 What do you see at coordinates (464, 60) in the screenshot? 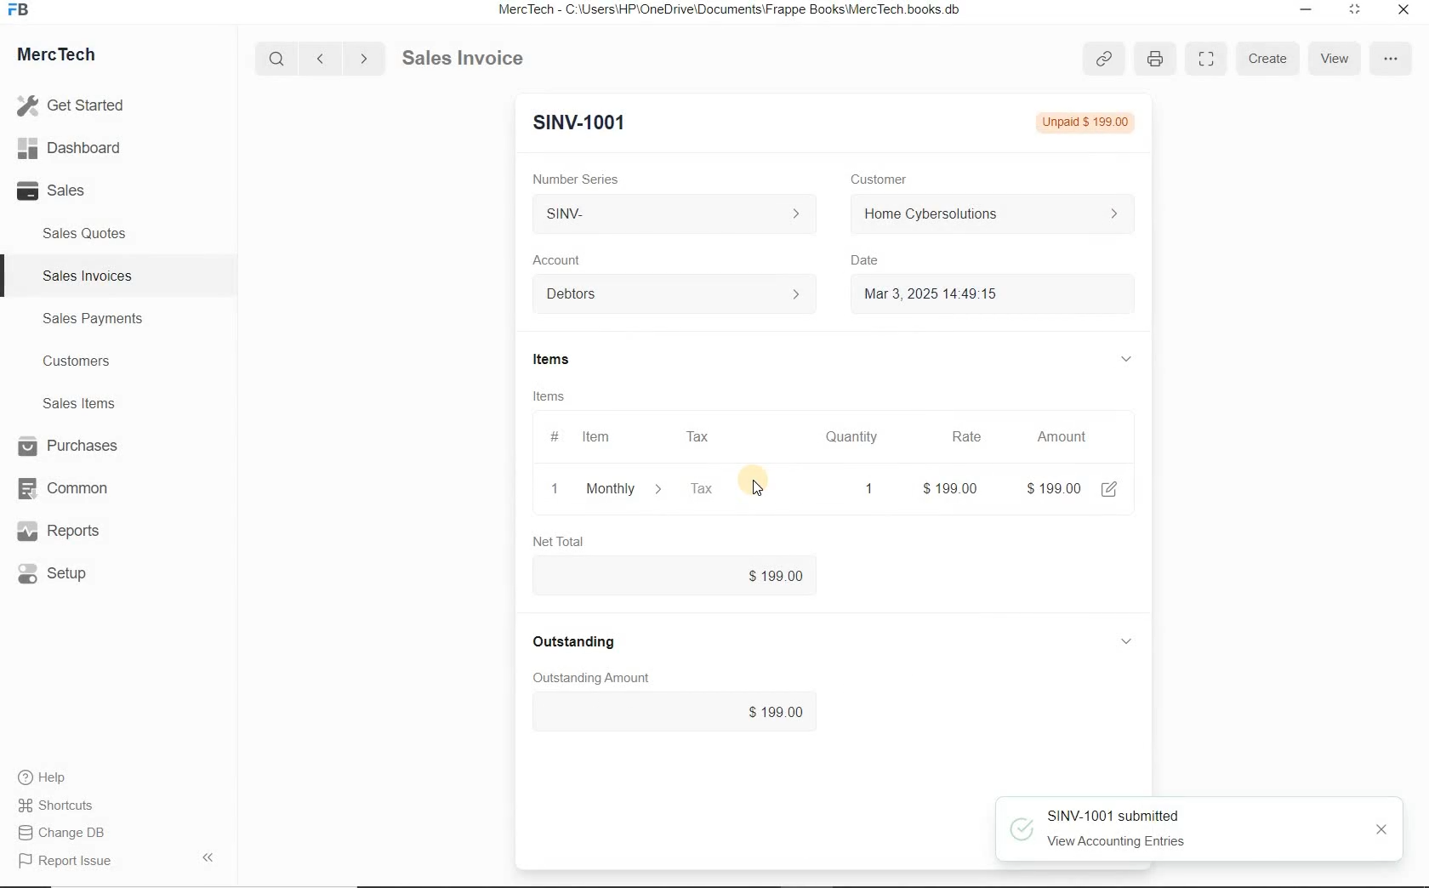
I see `Sales Invoice` at bounding box center [464, 60].